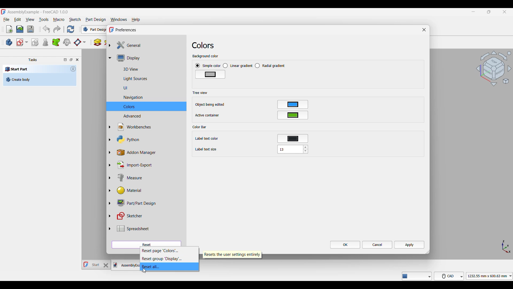  What do you see at coordinates (146, 106) in the screenshot?
I see `Colors, highlighted` at bounding box center [146, 106].